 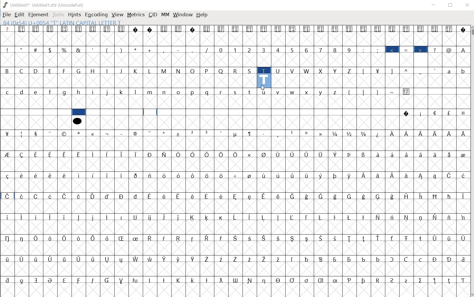 I want to click on Symbol, so click(x=379, y=176).